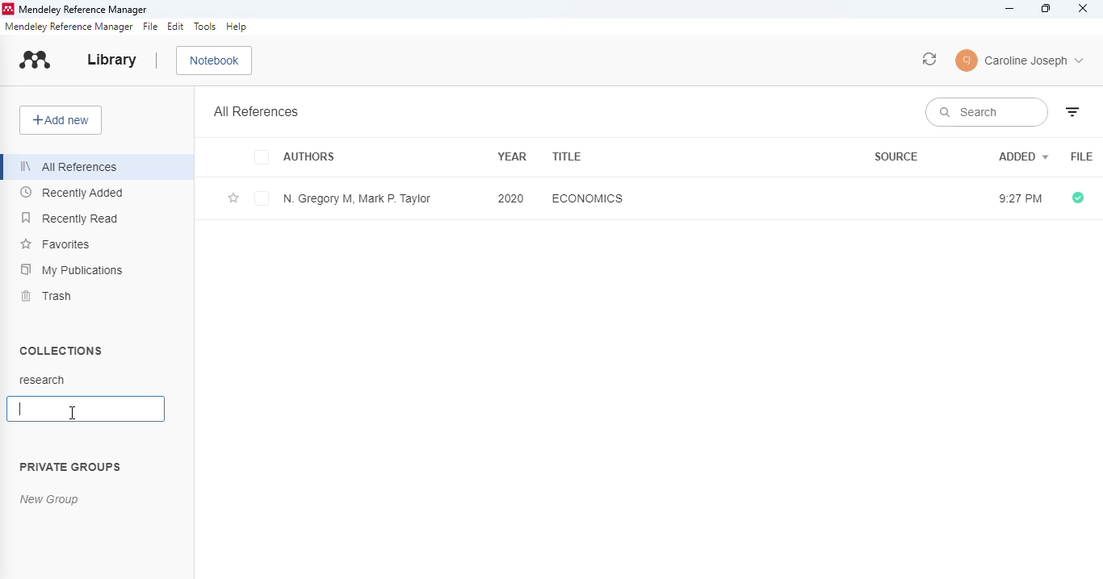  Describe the element at coordinates (151, 27) in the screenshot. I see `file` at that location.